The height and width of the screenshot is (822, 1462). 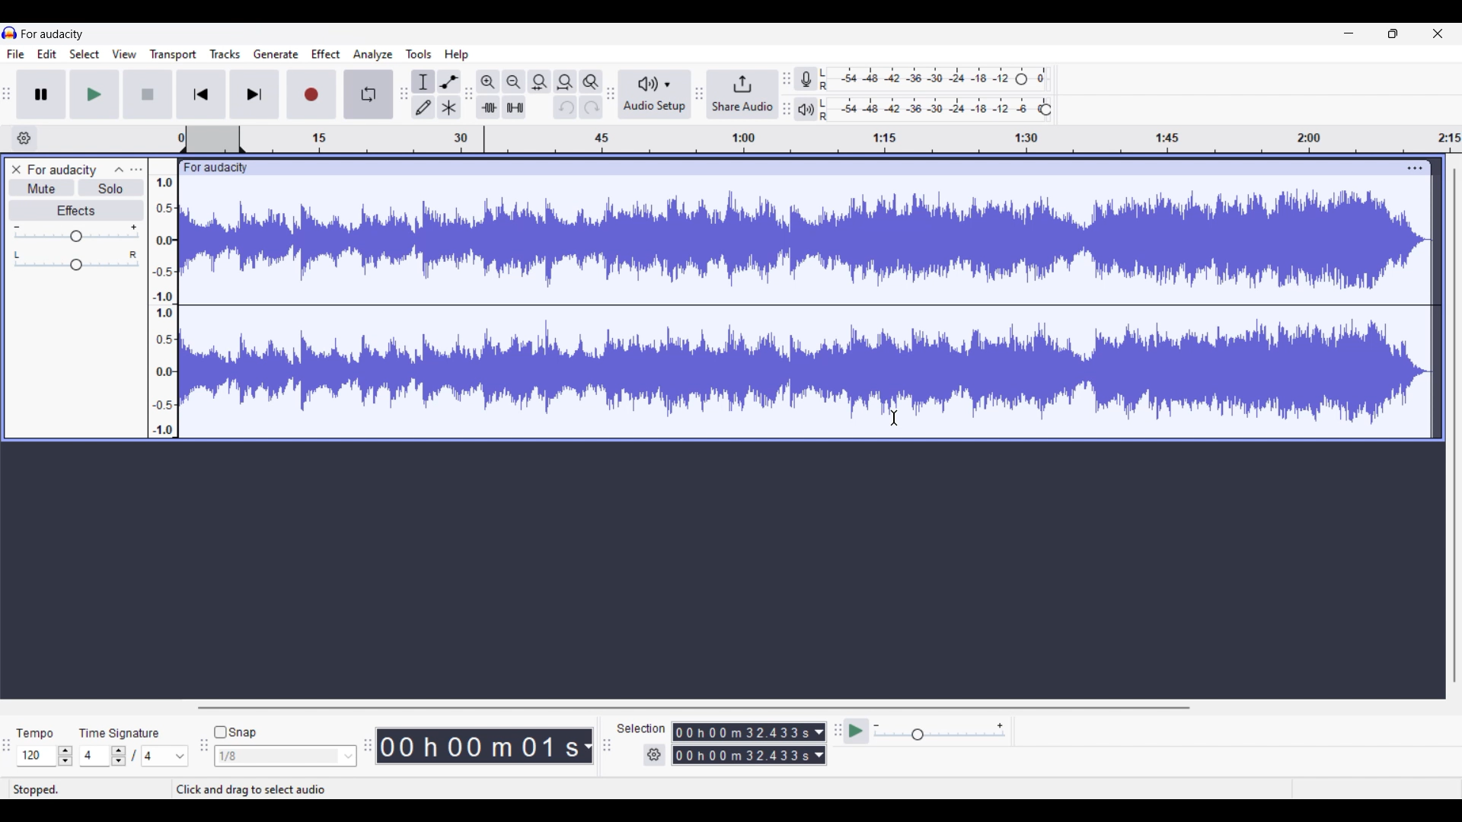 I want to click on View menu, so click(x=124, y=54).